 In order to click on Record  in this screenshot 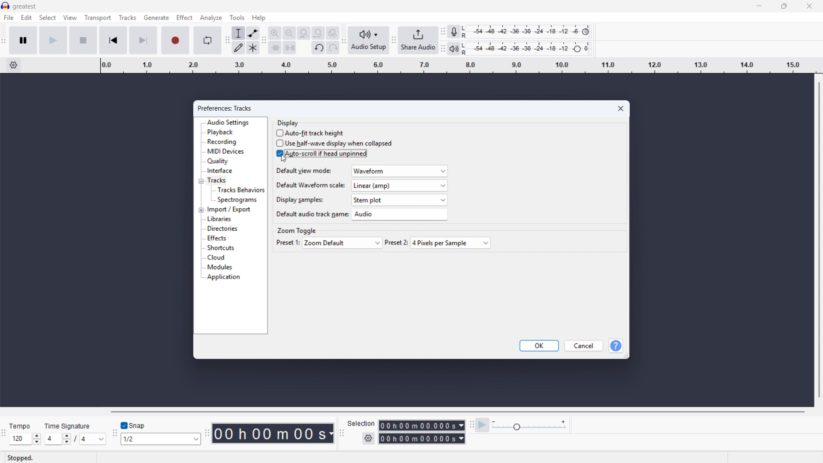, I will do `click(174, 40)`.